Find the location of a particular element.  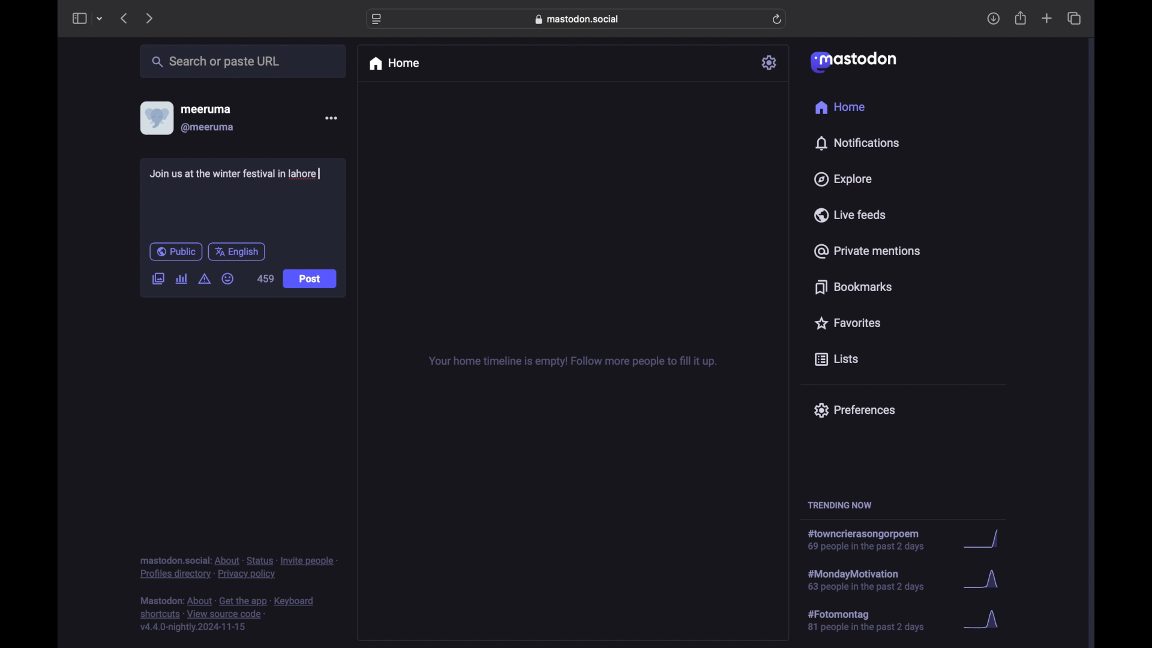

explore is located at coordinates (842, 179).